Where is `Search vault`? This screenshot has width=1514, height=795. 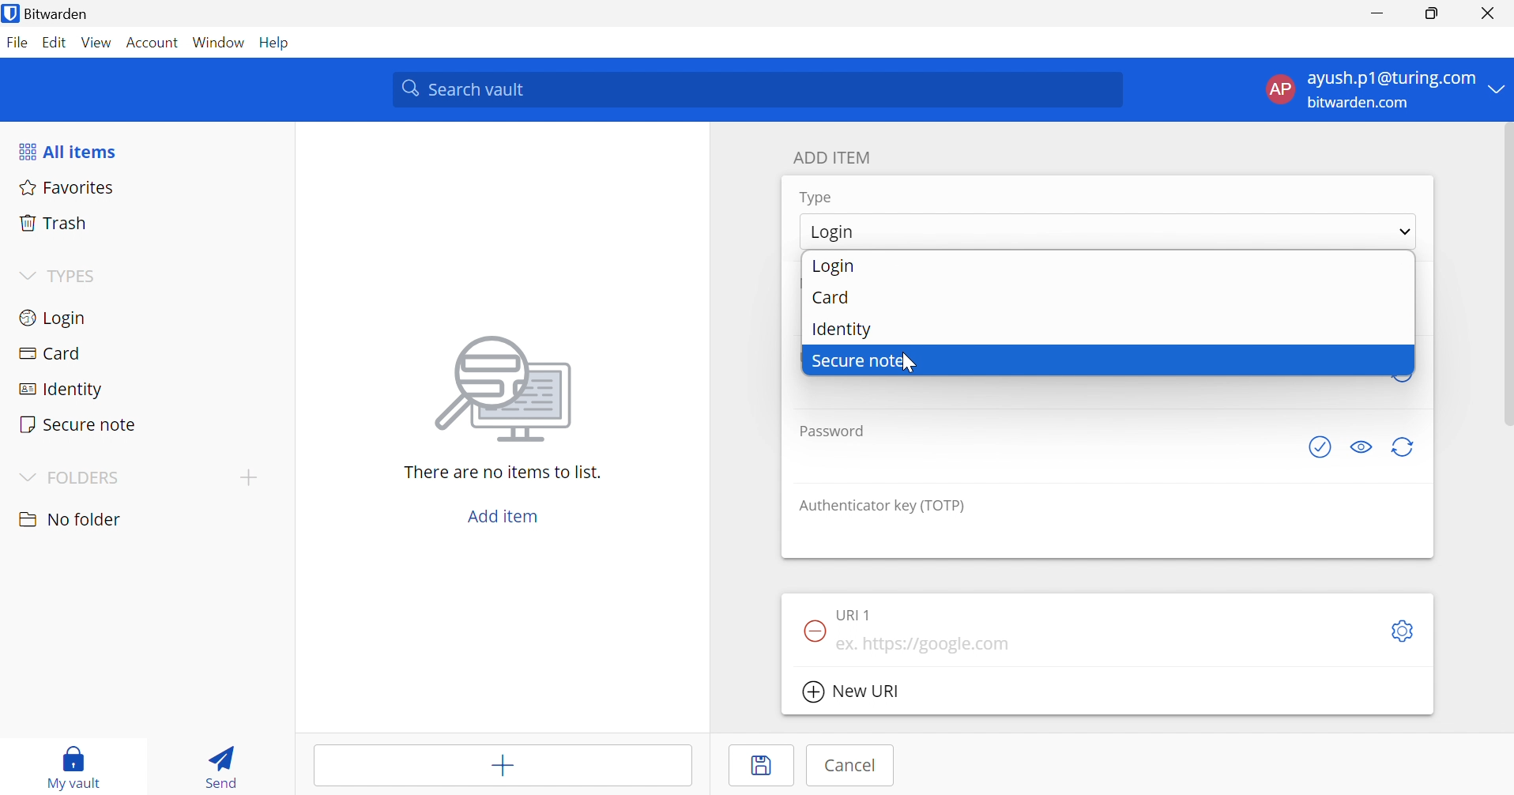 Search vault is located at coordinates (759, 90).